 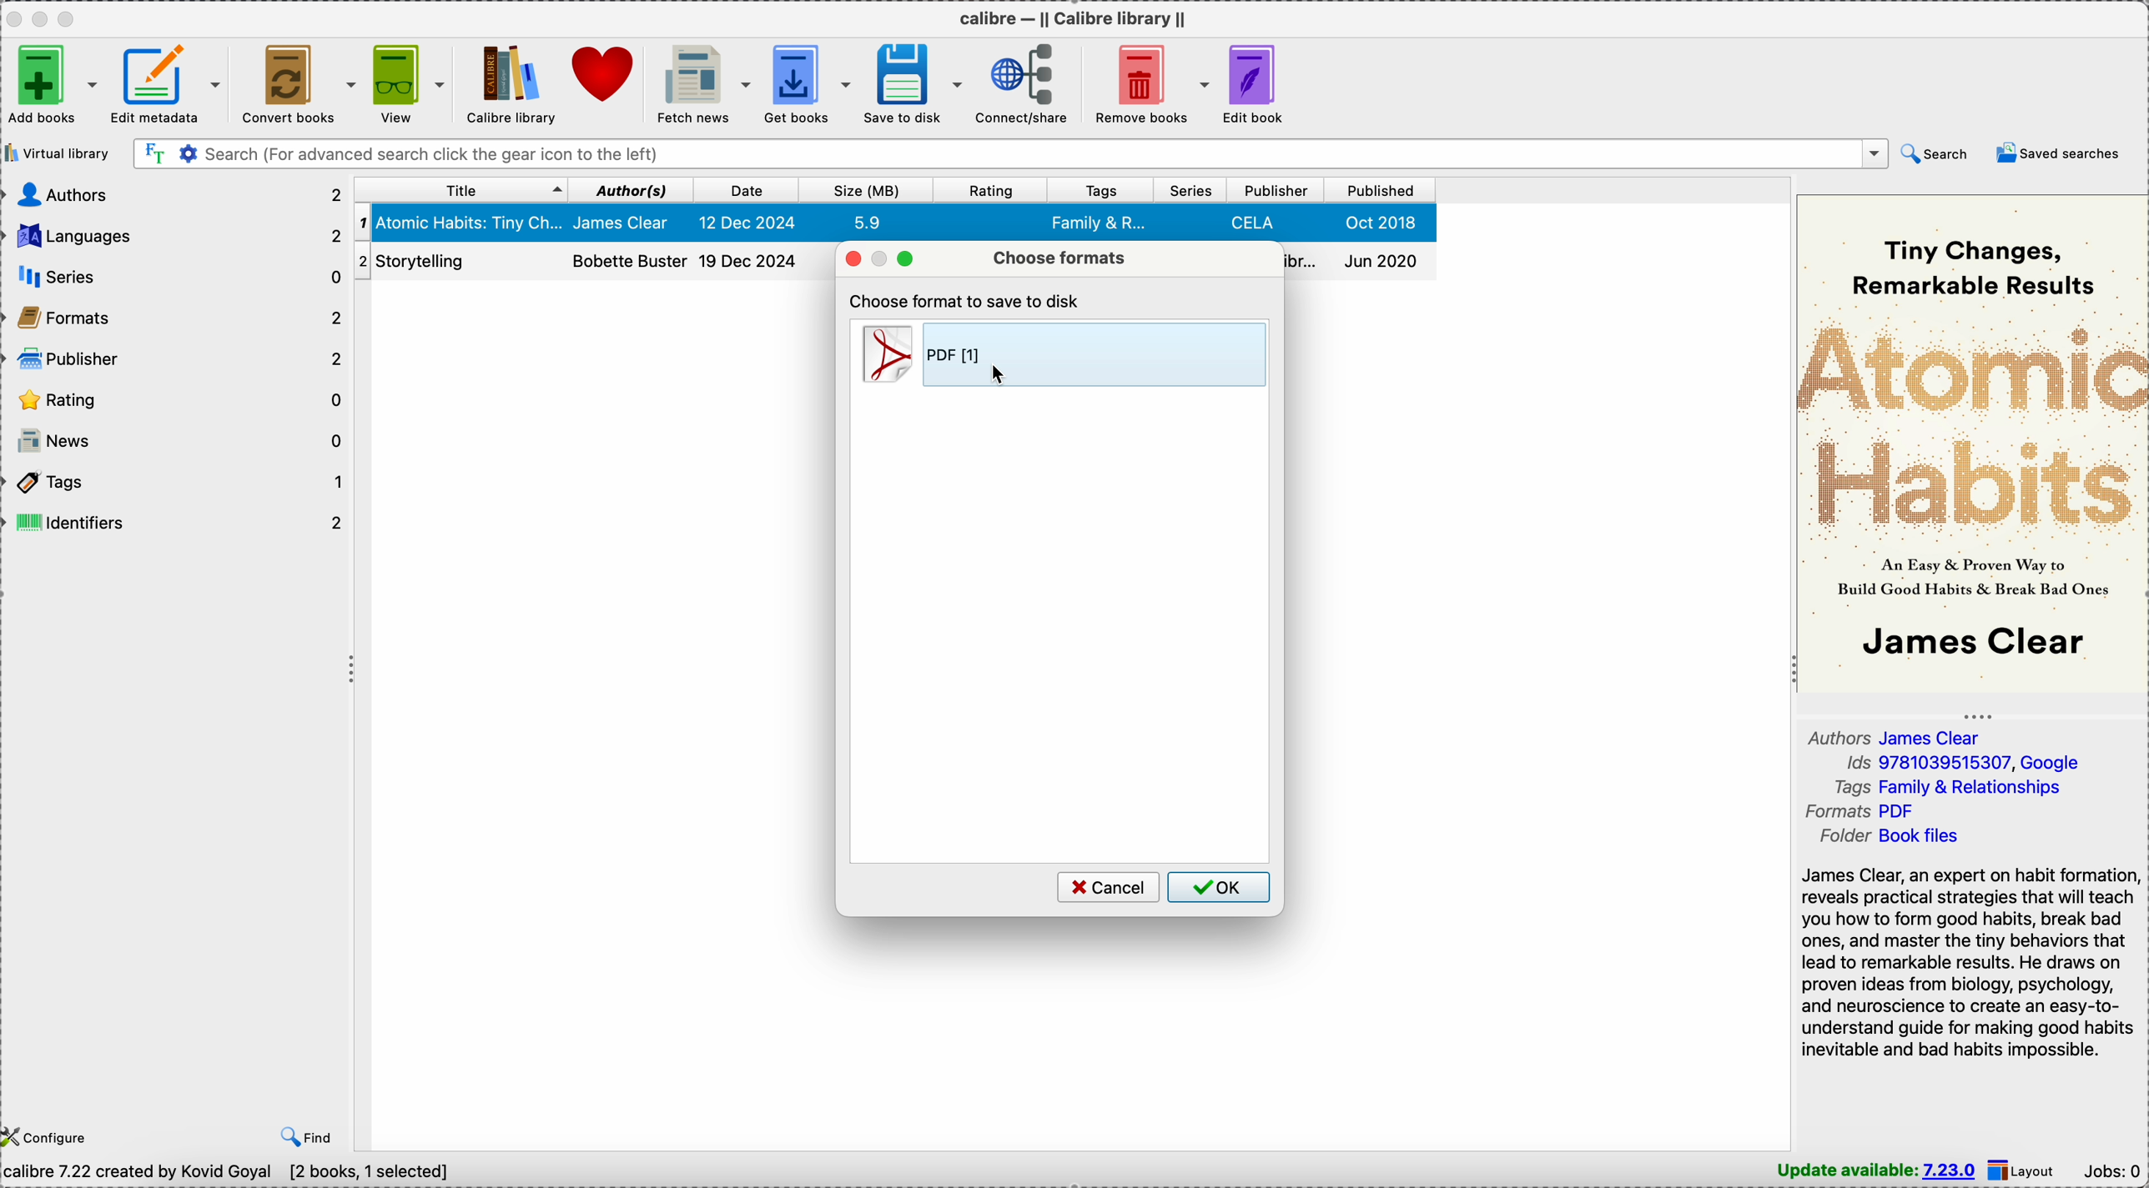 I want to click on Jobs: 0, so click(x=2111, y=1169).